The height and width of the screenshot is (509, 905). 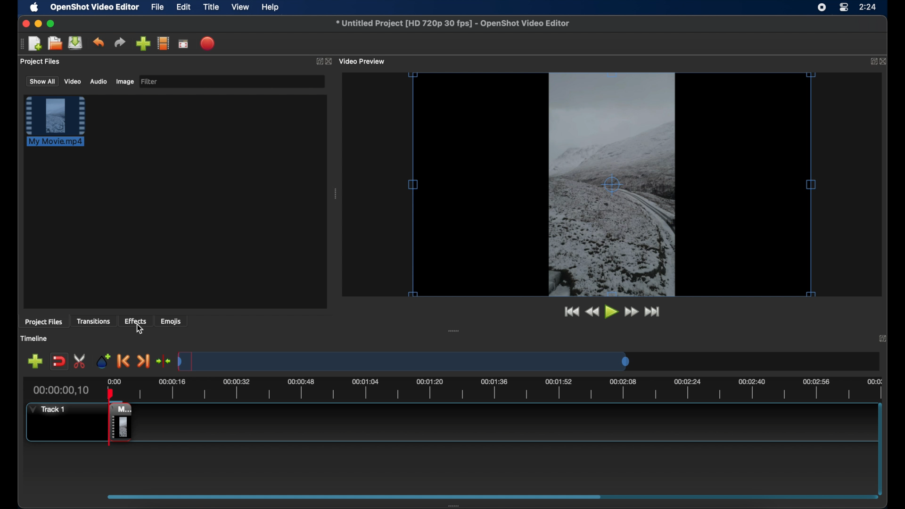 What do you see at coordinates (868, 8) in the screenshot?
I see `rime` at bounding box center [868, 8].